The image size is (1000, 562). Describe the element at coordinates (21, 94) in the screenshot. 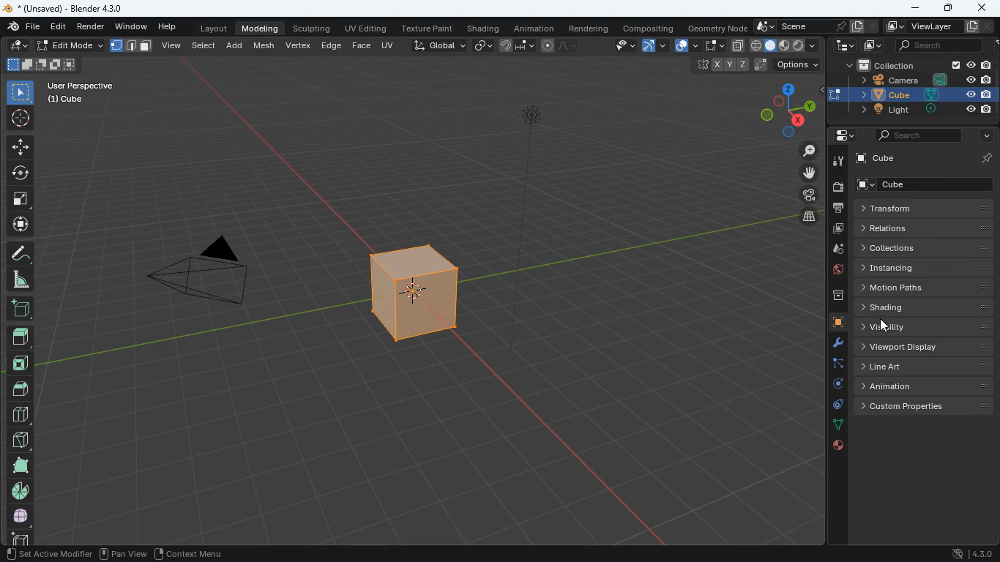

I see `select` at that location.